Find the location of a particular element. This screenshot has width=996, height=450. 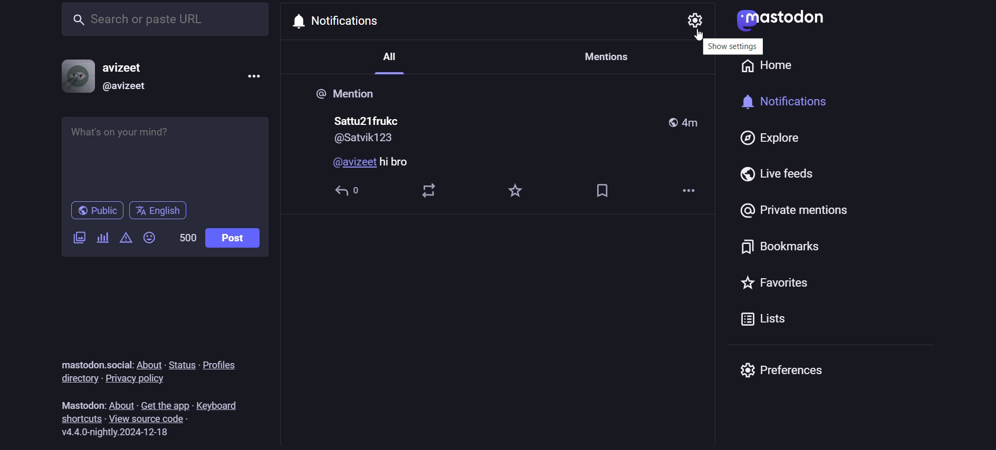

directory is located at coordinates (79, 379).